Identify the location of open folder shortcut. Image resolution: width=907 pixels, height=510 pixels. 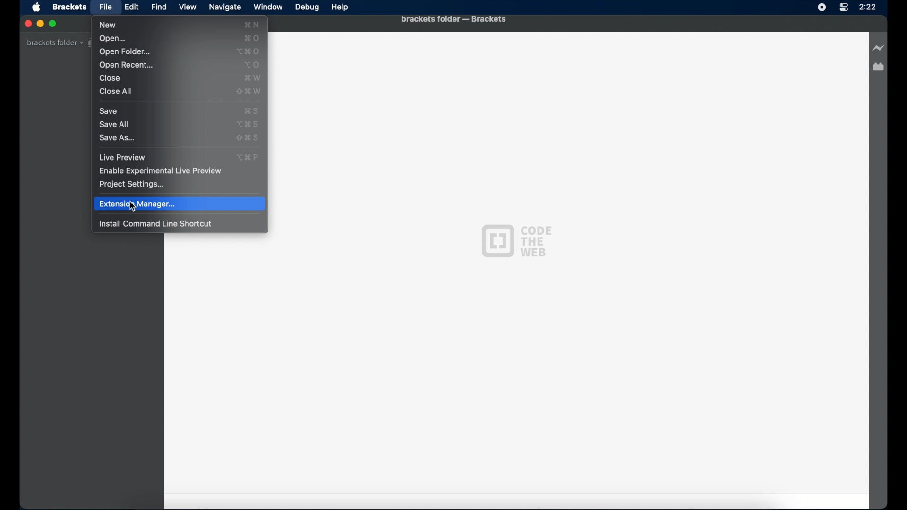
(248, 51).